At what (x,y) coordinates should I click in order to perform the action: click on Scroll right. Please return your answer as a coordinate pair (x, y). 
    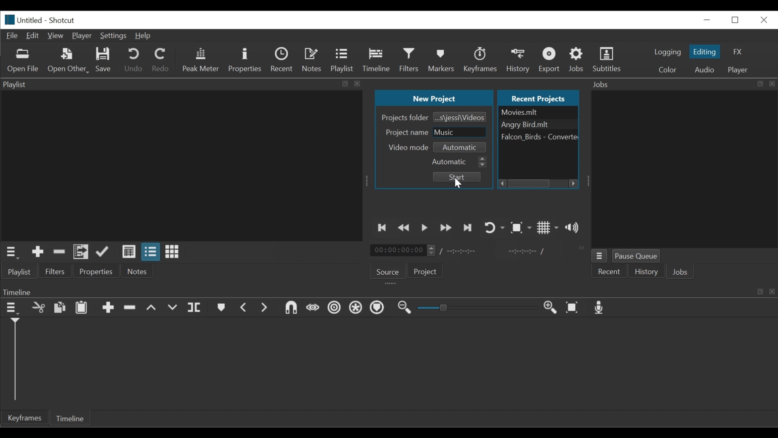
    Looking at the image, I should click on (574, 183).